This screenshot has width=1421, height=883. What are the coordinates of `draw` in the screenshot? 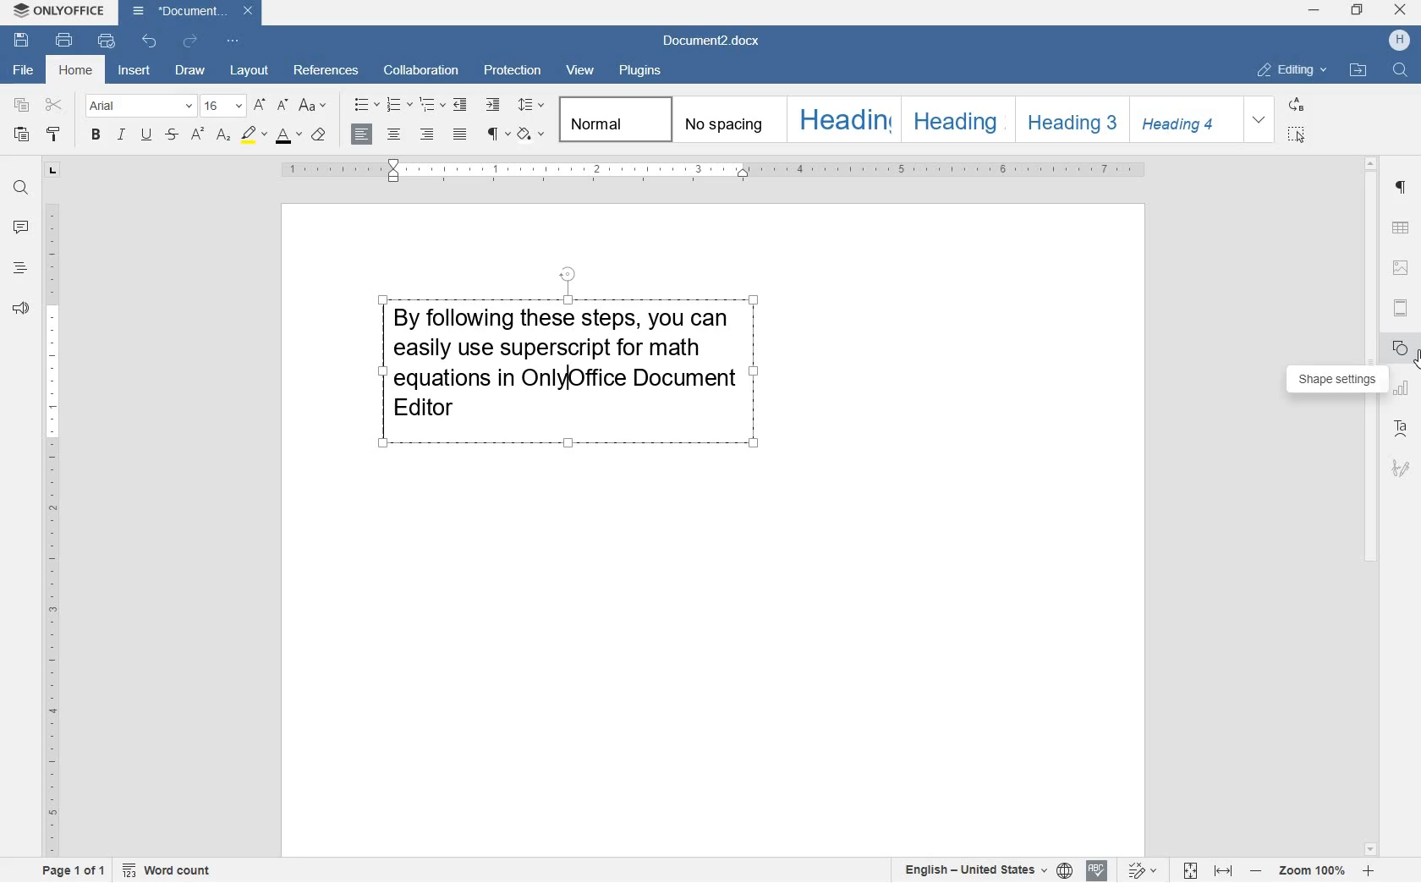 It's located at (190, 73).